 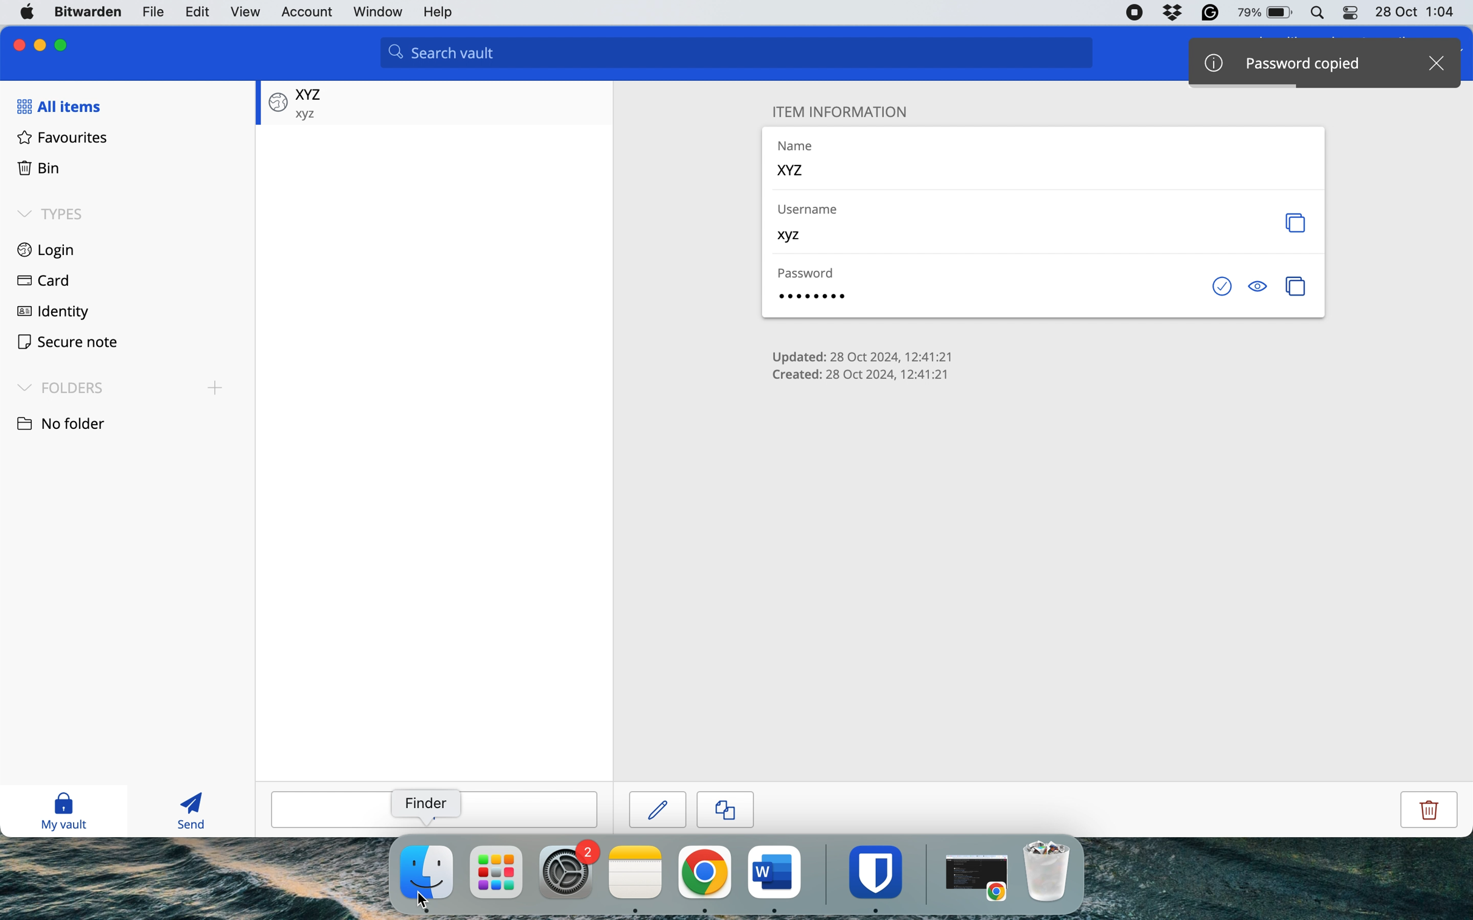 I want to click on file, so click(x=152, y=12).